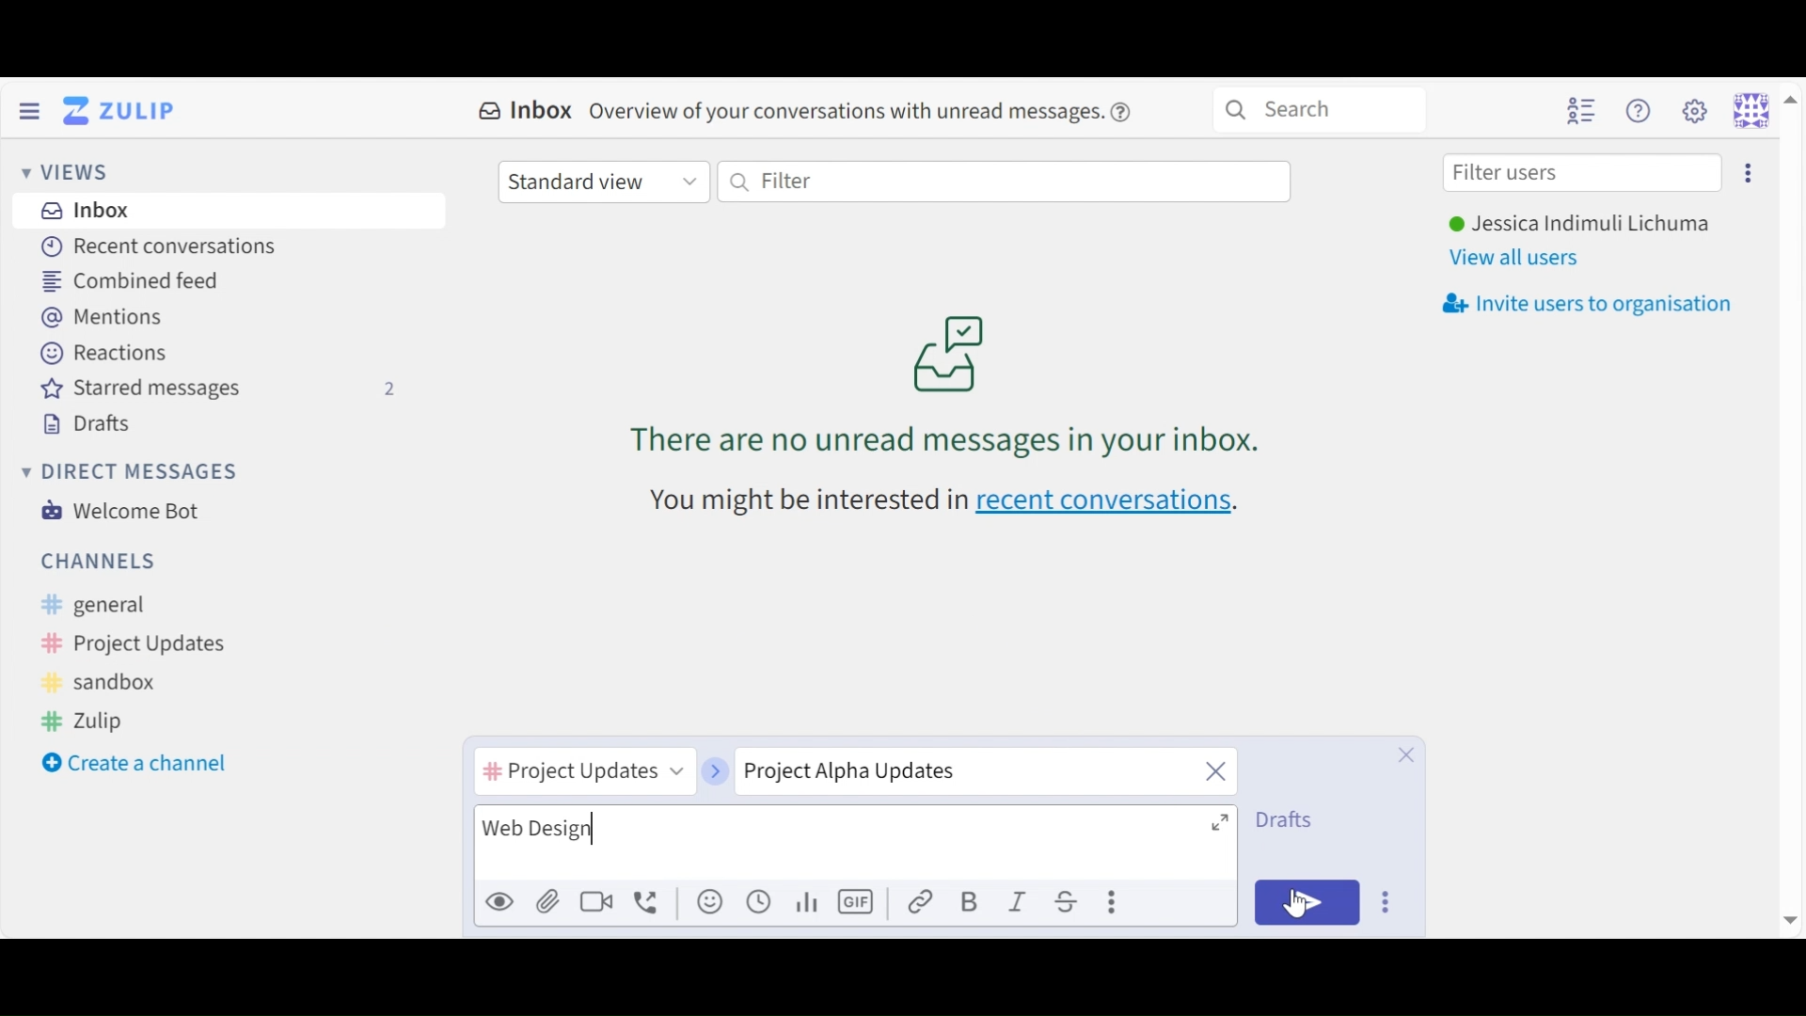 The image size is (1806, 1016). I want to click on Upload File, so click(546, 900).